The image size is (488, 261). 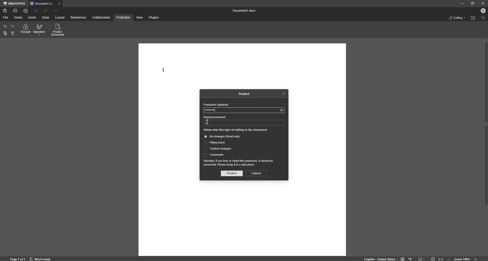 What do you see at coordinates (246, 94) in the screenshot?
I see `Protect` at bounding box center [246, 94].